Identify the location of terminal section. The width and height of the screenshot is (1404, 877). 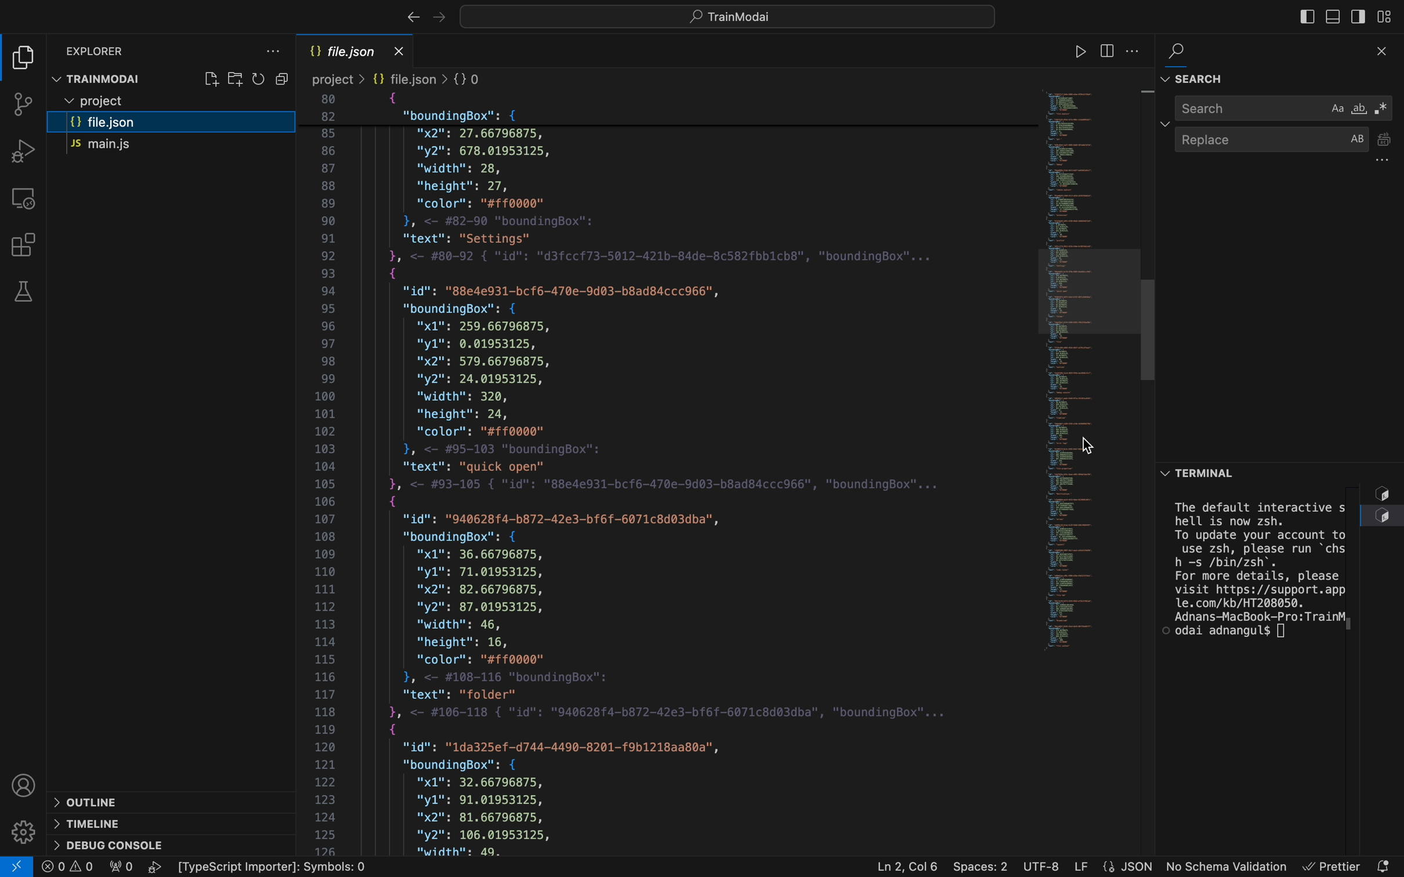
(1282, 655).